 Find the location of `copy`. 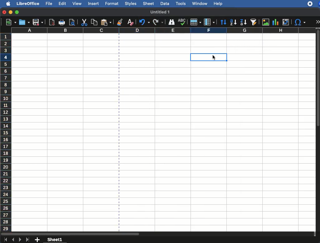

copy is located at coordinates (93, 22).